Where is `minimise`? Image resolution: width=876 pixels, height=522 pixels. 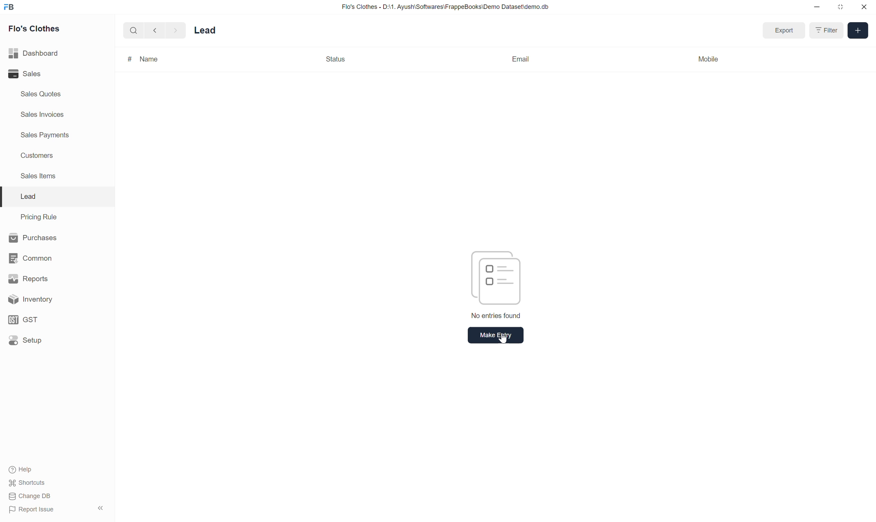
minimise is located at coordinates (817, 8).